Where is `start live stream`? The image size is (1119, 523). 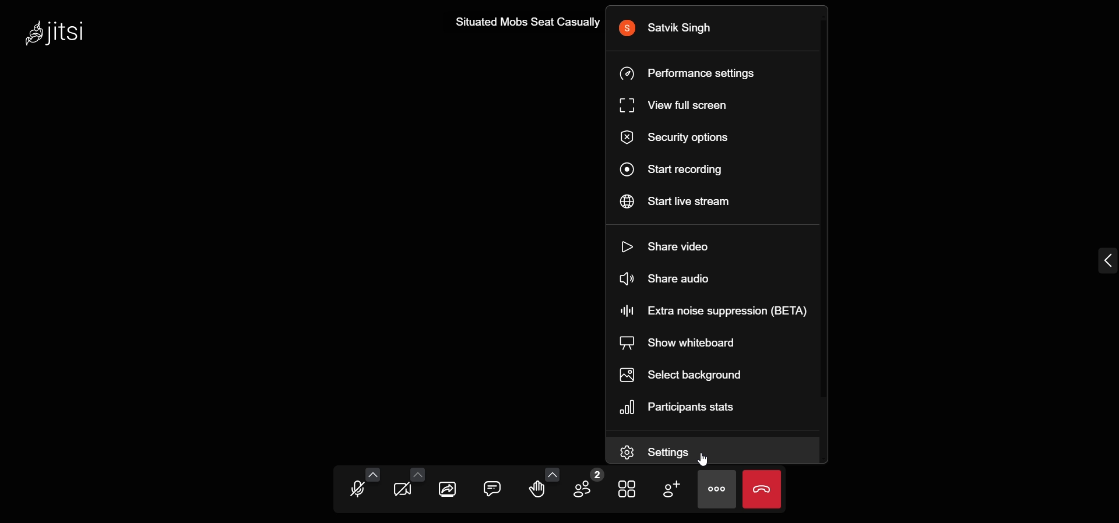
start live stream is located at coordinates (688, 204).